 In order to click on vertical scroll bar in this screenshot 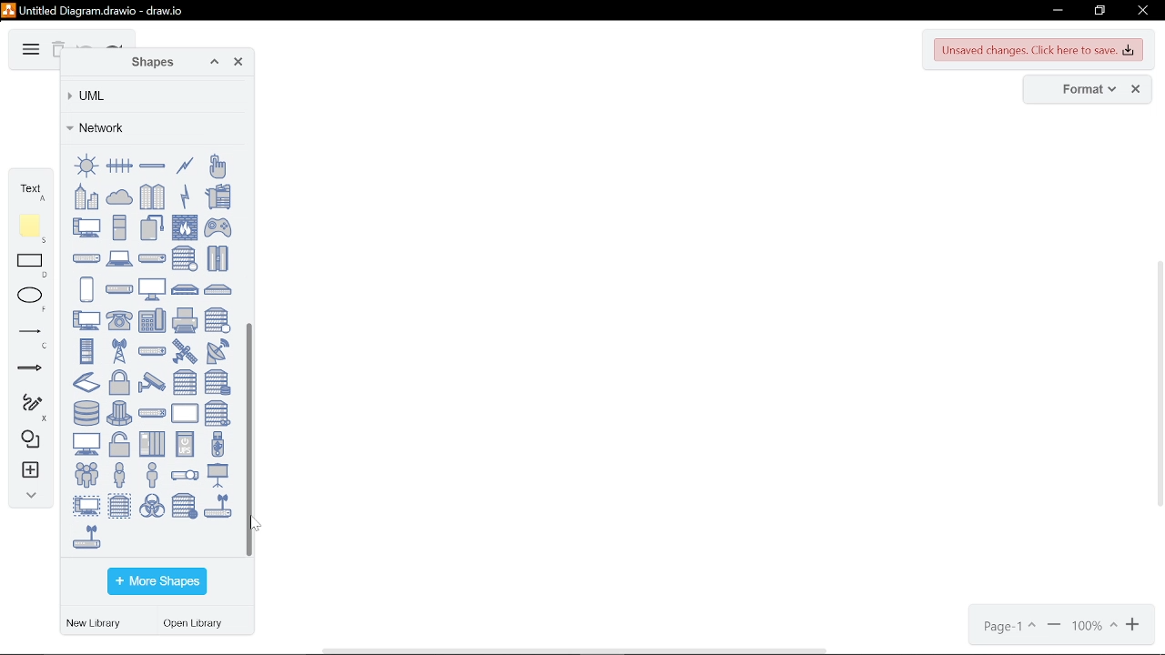, I will do `click(1158, 386)`.